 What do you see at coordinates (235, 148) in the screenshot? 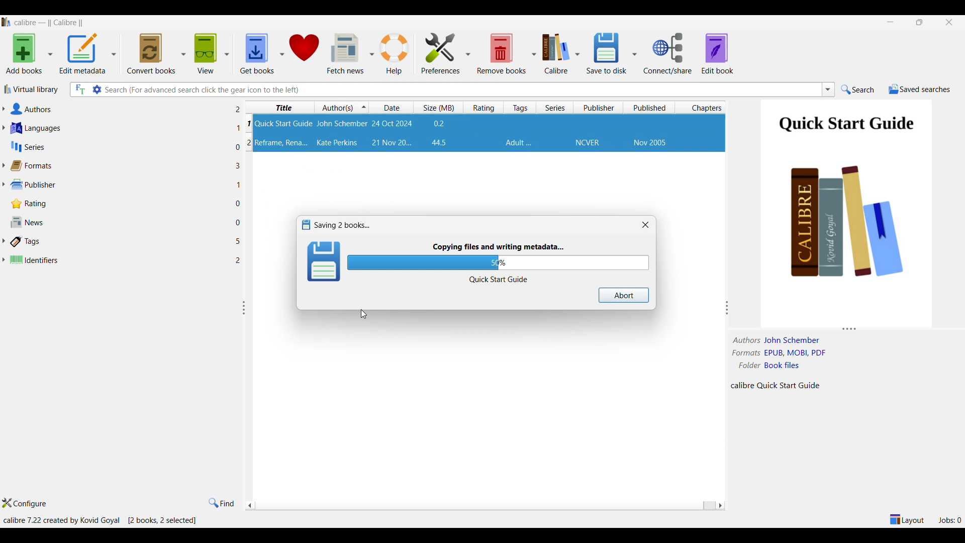
I see `0` at bounding box center [235, 148].